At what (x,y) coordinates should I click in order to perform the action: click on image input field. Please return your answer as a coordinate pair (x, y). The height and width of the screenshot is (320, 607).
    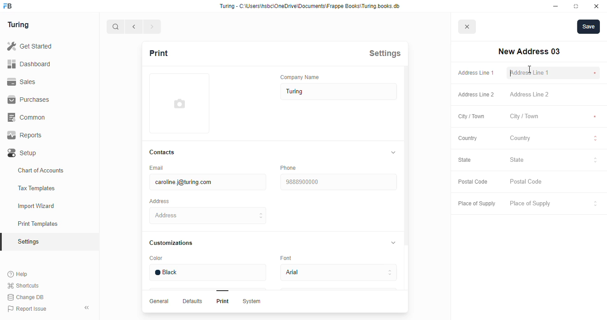
    Looking at the image, I should click on (178, 103).